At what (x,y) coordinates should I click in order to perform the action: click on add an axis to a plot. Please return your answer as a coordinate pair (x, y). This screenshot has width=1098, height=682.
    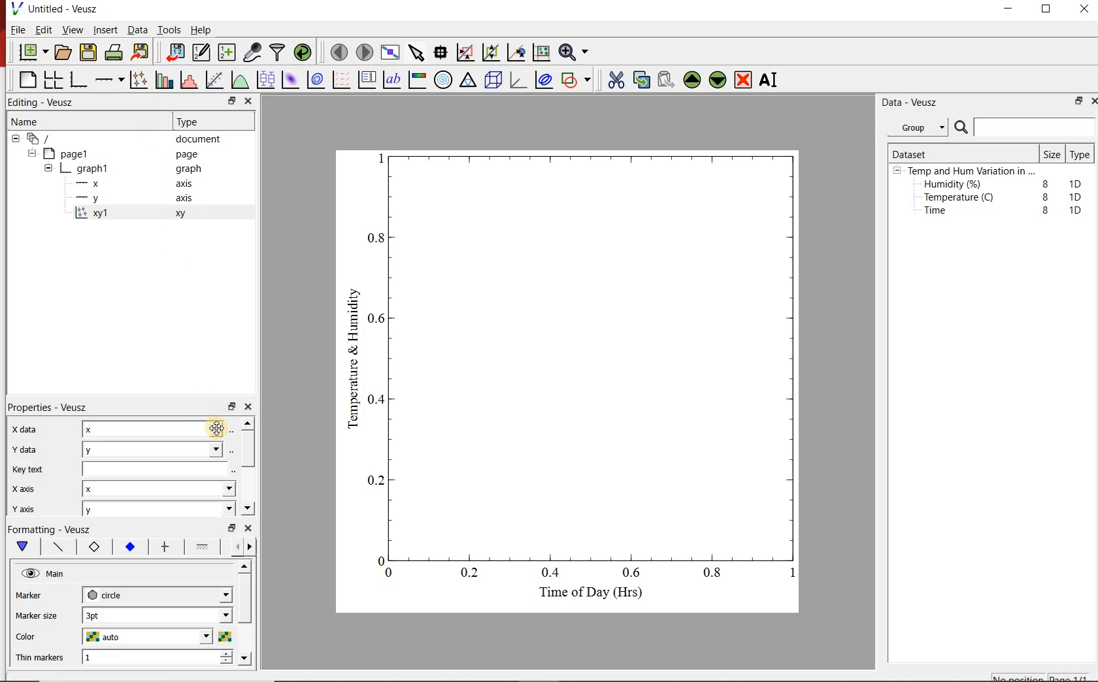
    Looking at the image, I should click on (110, 78).